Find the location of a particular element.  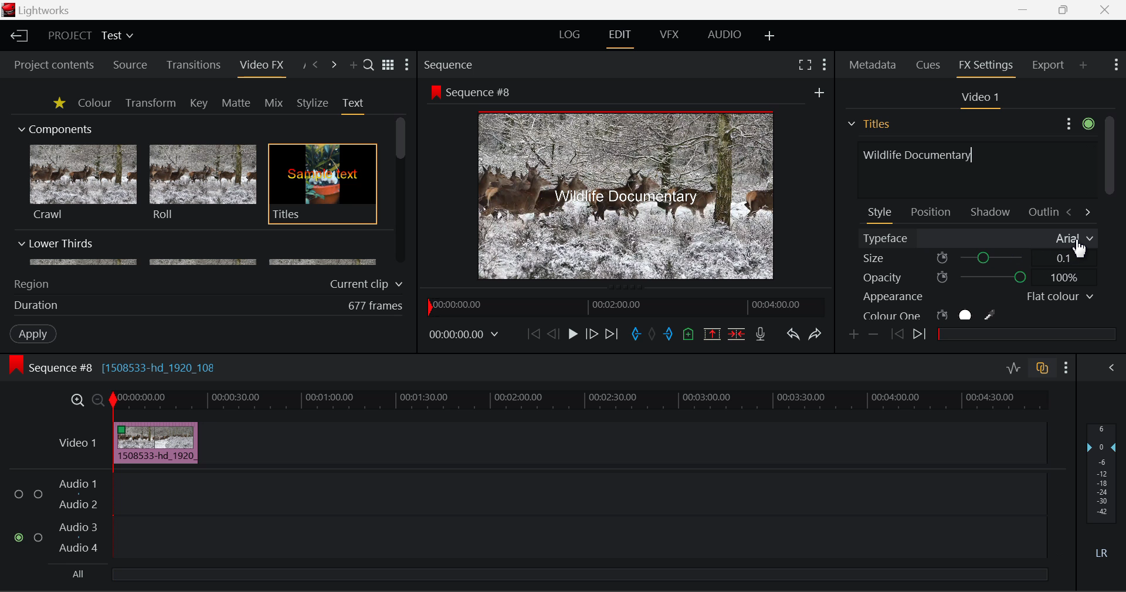

Style Tab Open is located at coordinates (881, 215).